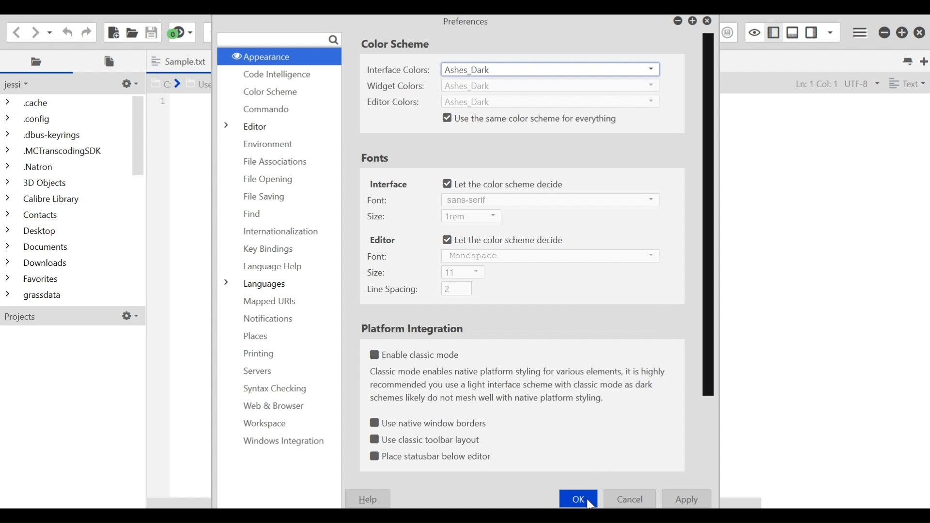 The width and height of the screenshot is (930, 523). Describe the element at coordinates (16, 31) in the screenshot. I see `Go back one location` at that location.